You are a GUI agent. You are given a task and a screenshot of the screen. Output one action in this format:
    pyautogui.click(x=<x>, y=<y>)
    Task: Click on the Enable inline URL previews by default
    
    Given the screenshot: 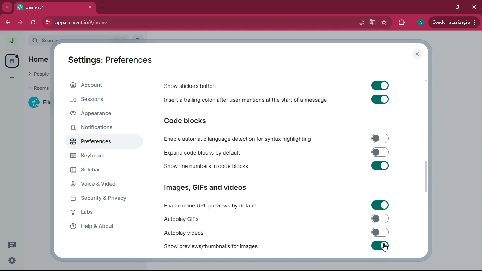 What is the action you would take?
    pyautogui.click(x=211, y=206)
    